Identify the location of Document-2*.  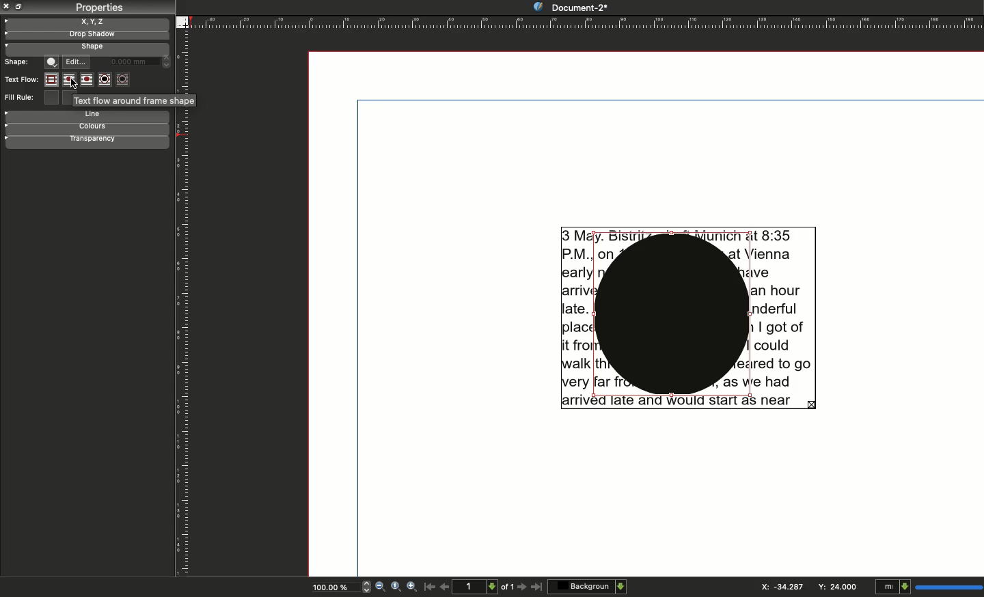
(570, 7).